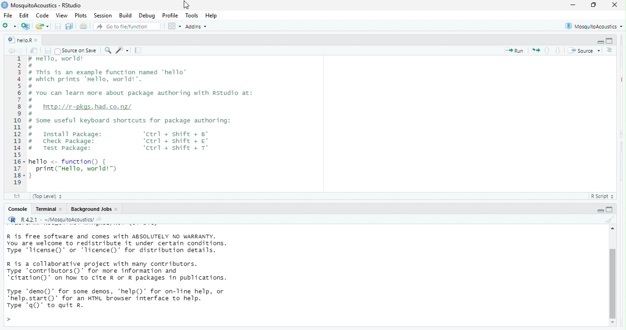  Describe the element at coordinates (548, 51) in the screenshot. I see `go to previous section/chunk` at that location.